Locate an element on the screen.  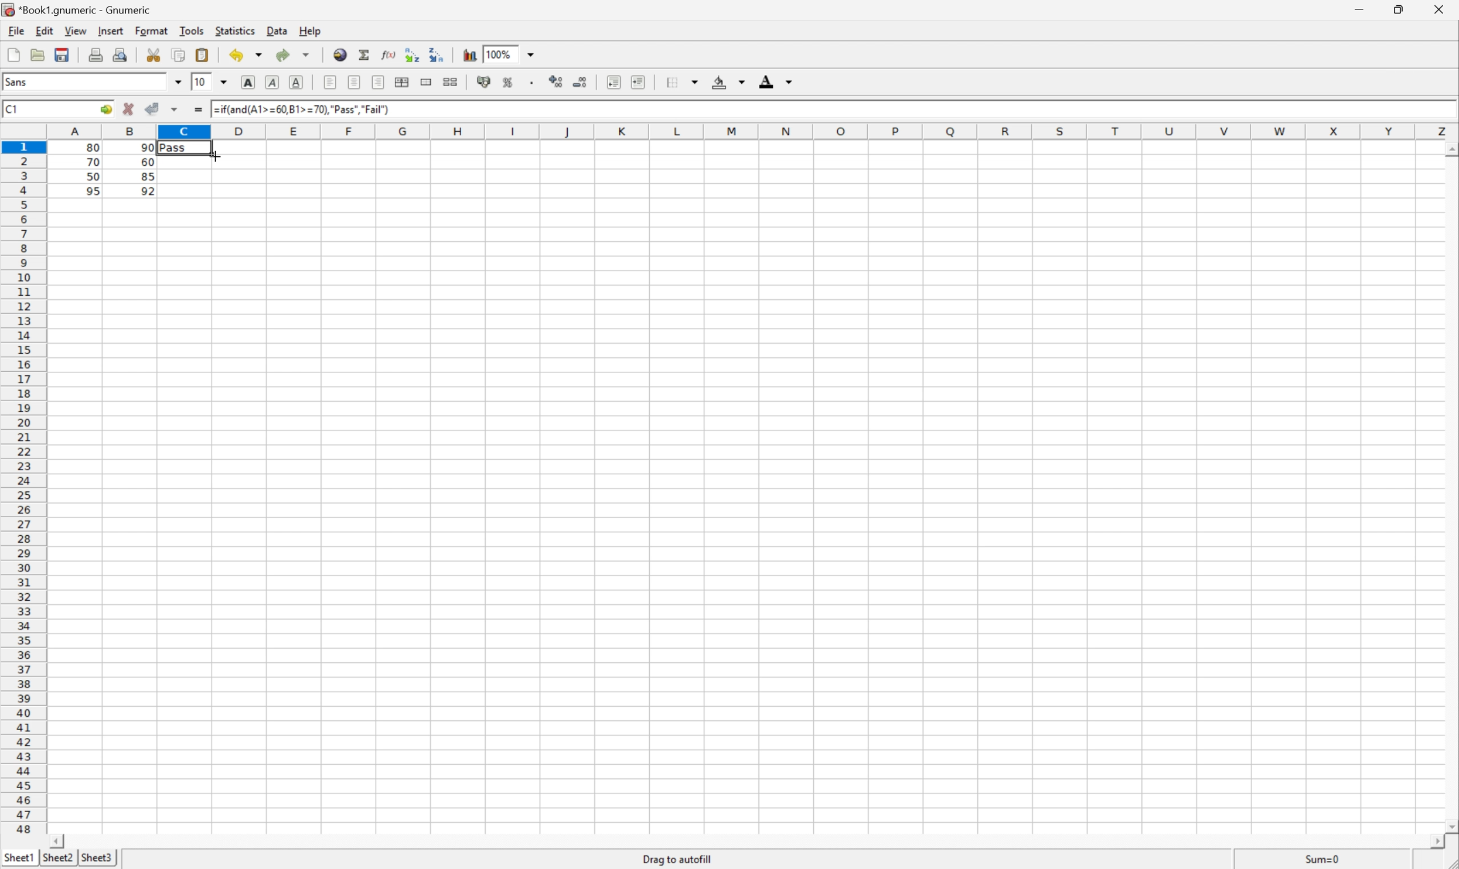
Borders is located at coordinates (681, 79).